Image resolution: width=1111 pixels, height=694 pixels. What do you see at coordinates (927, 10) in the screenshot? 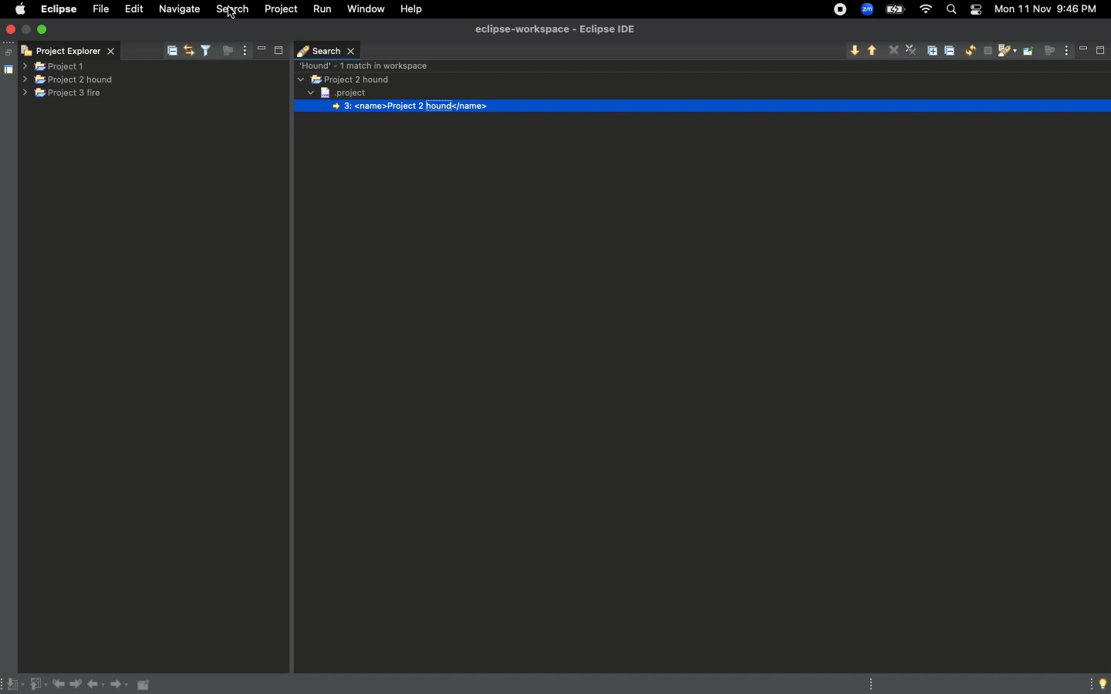
I see `Internet` at bounding box center [927, 10].